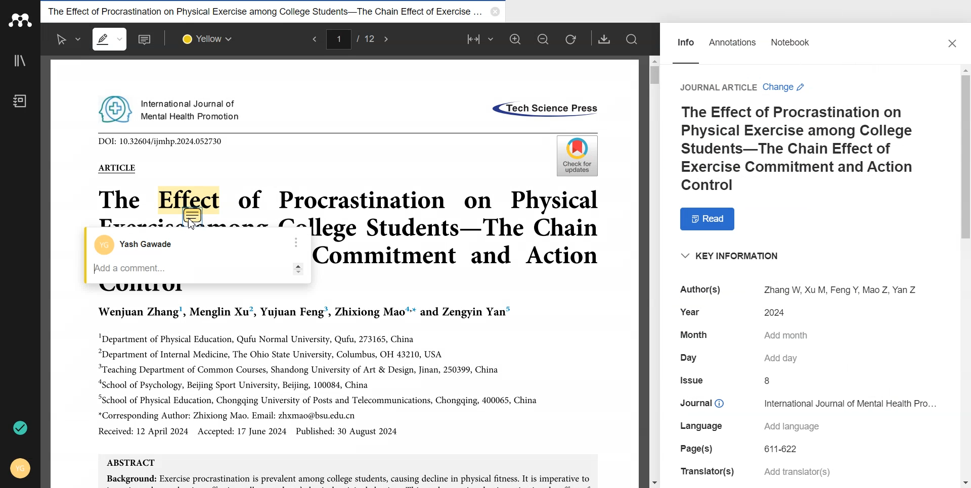  Describe the element at coordinates (138, 244) in the screenshot. I see `Account` at that location.